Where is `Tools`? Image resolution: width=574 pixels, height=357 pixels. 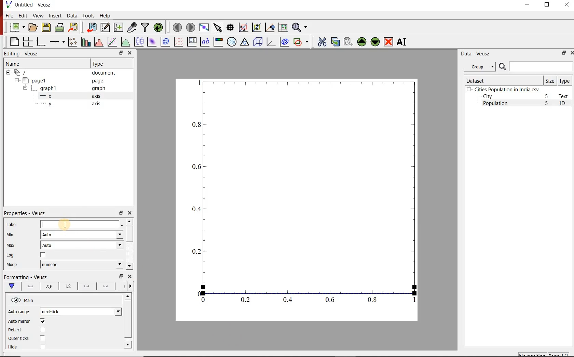
Tools is located at coordinates (88, 15).